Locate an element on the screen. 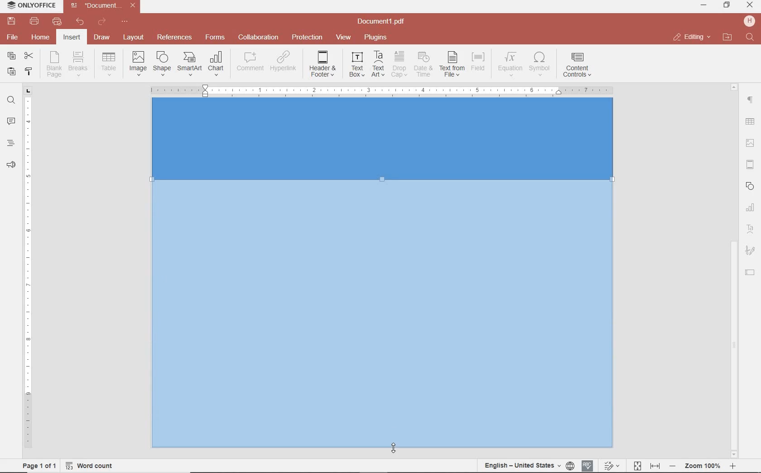  copy style is located at coordinates (28, 71).